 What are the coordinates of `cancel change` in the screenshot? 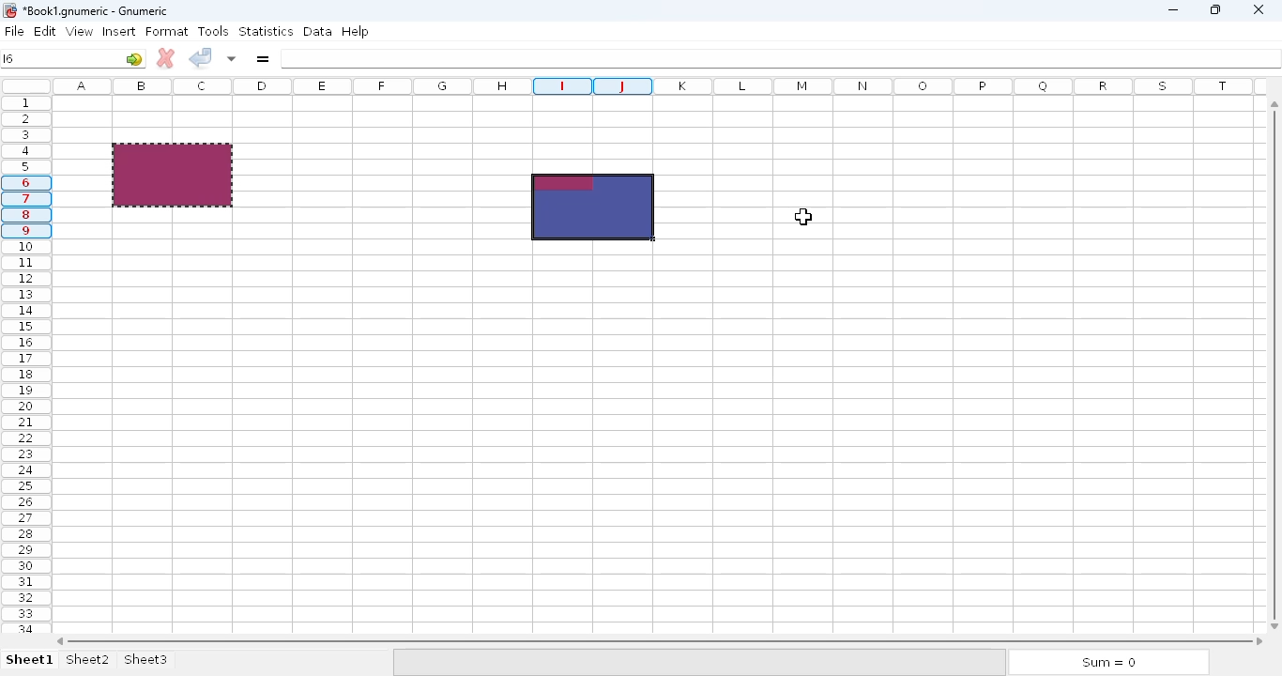 It's located at (165, 58).